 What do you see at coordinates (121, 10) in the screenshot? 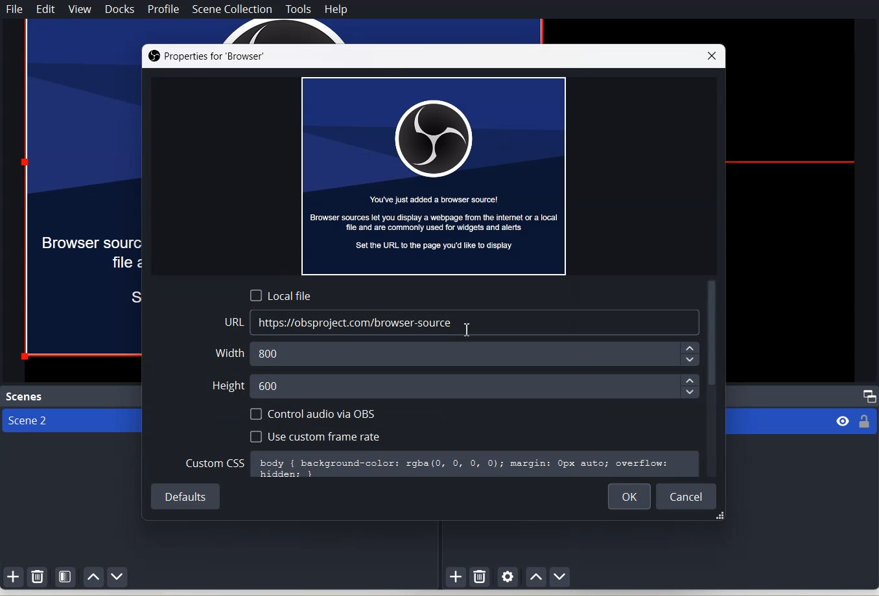
I see `Docks` at bounding box center [121, 10].